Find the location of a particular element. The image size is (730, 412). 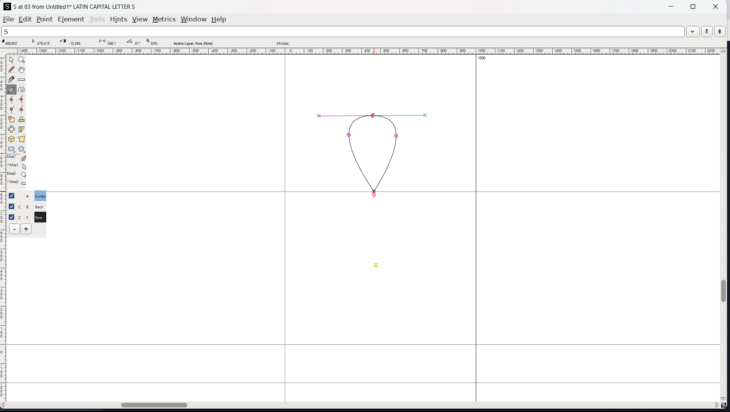

selection toggle is located at coordinates (12, 216).